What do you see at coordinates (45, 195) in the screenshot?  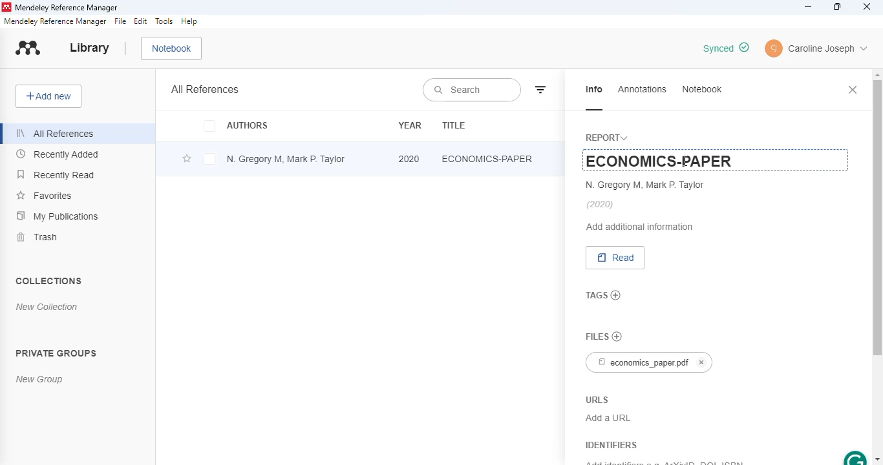 I see `favorites` at bounding box center [45, 195].